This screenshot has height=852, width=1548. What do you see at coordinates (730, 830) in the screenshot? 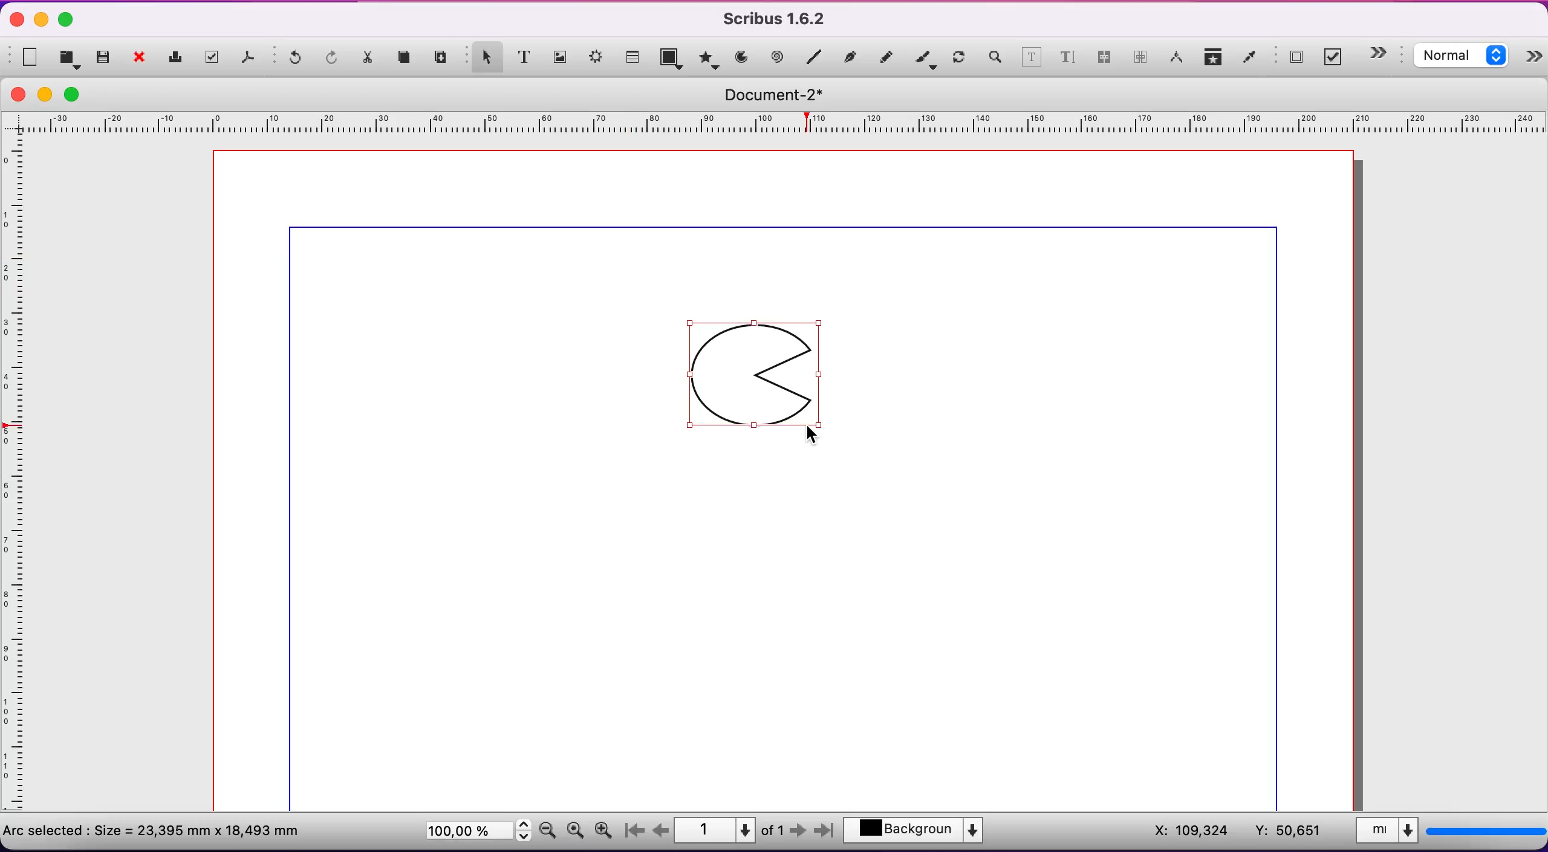
I see `number of page` at bounding box center [730, 830].